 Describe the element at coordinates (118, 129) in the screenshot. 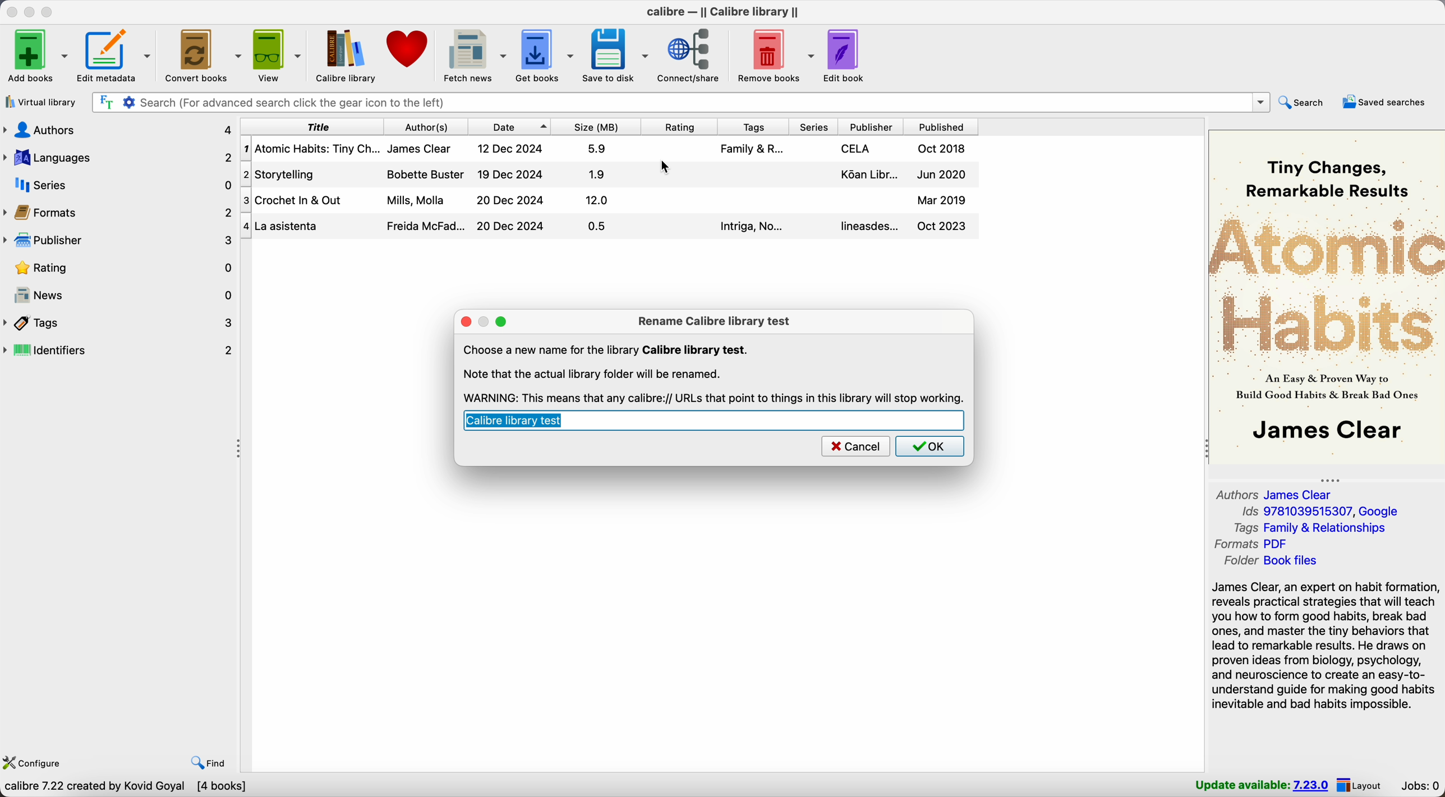

I see `authors` at that location.